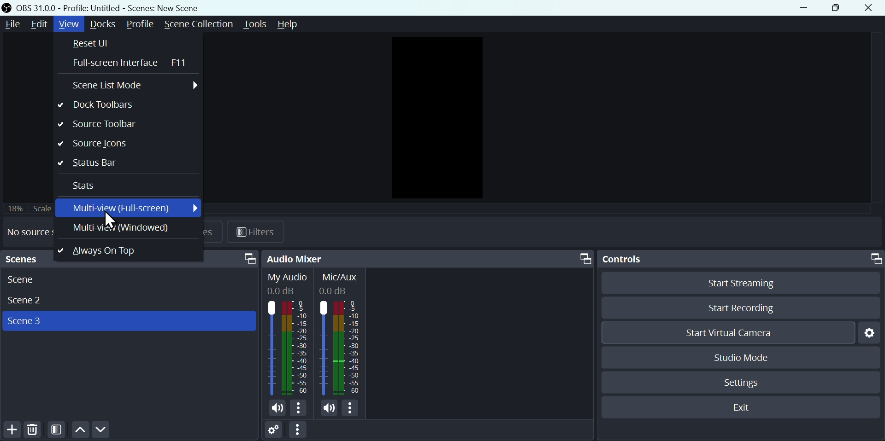 The image size is (885, 441). Describe the element at coordinates (738, 406) in the screenshot. I see `Exit` at that location.